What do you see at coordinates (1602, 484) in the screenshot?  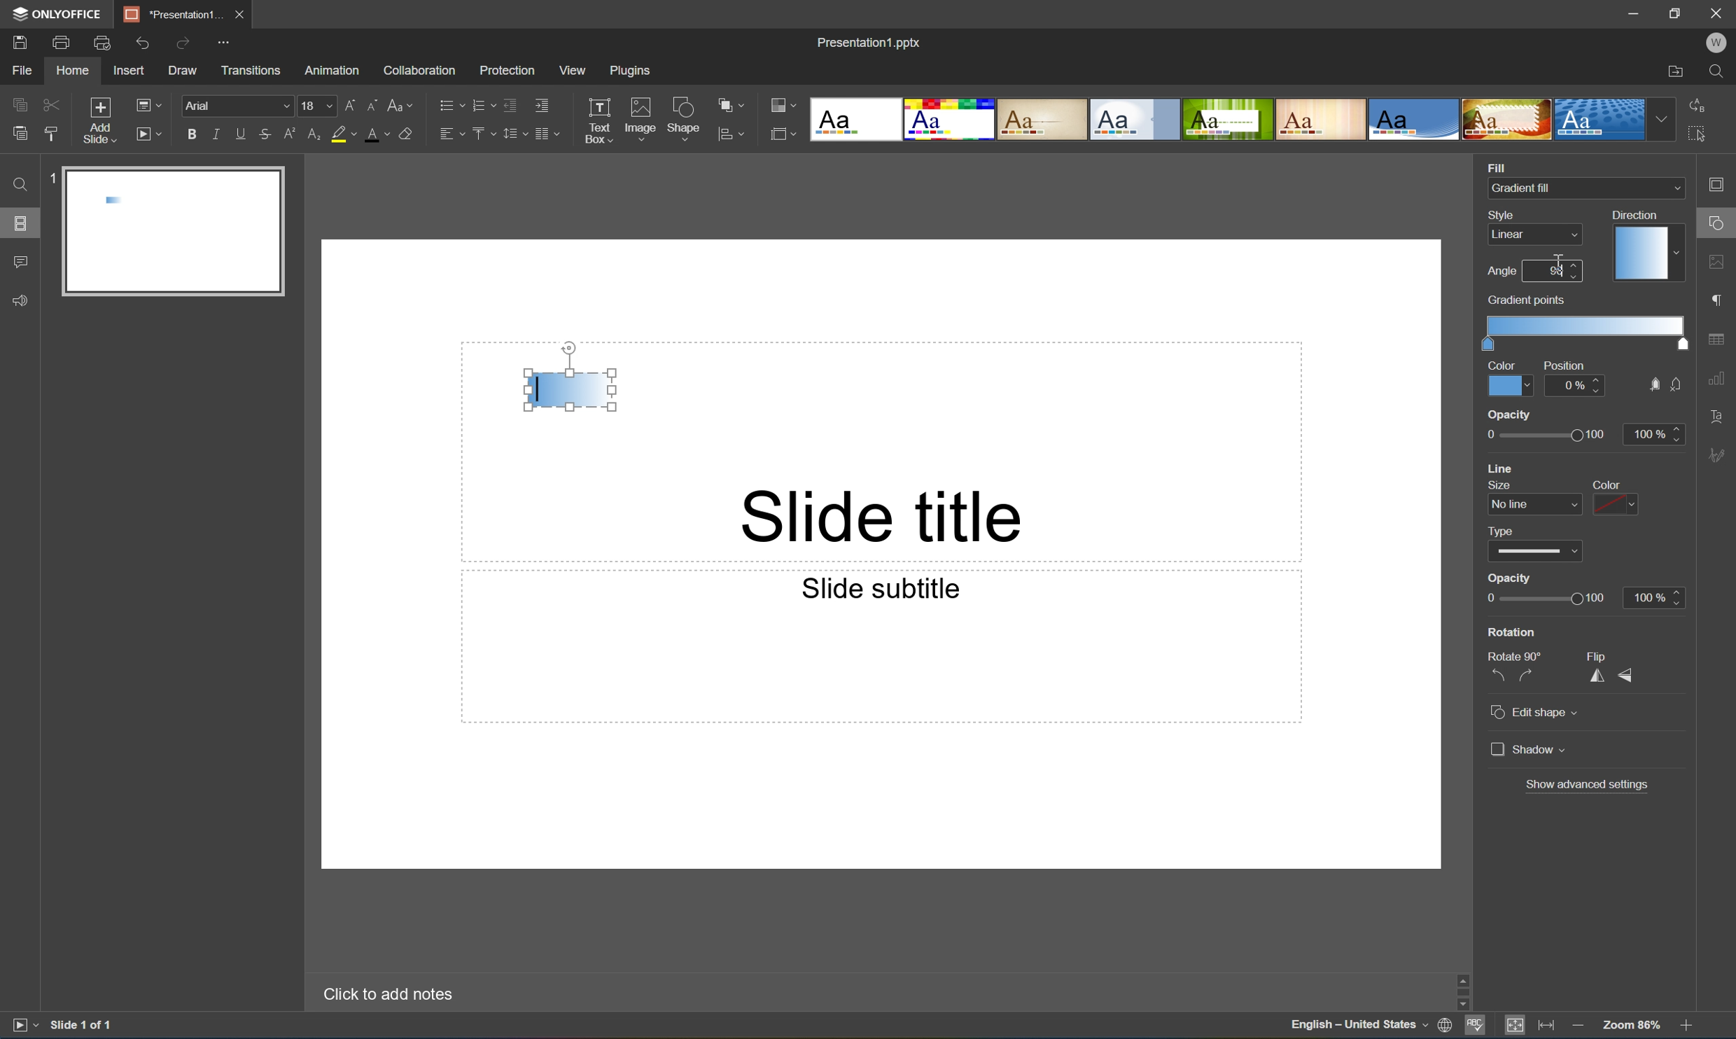 I see `color` at bounding box center [1602, 484].